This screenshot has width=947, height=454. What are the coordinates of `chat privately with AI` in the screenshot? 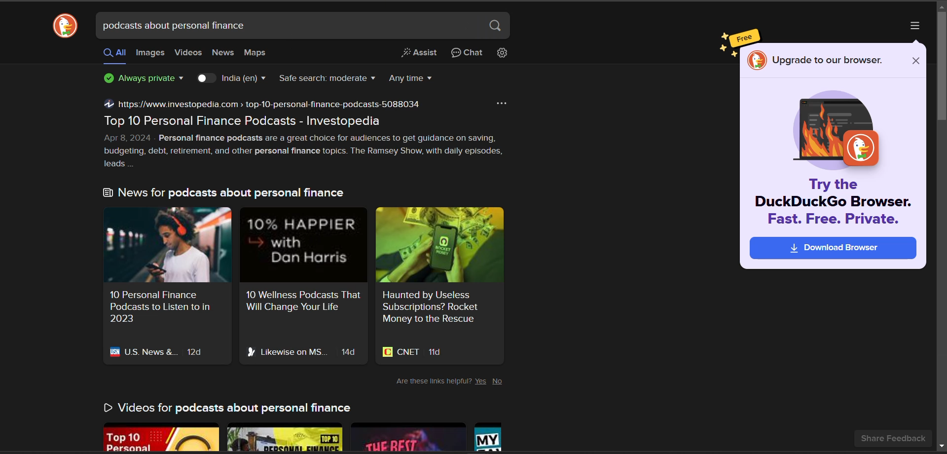 It's located at (467, 53).